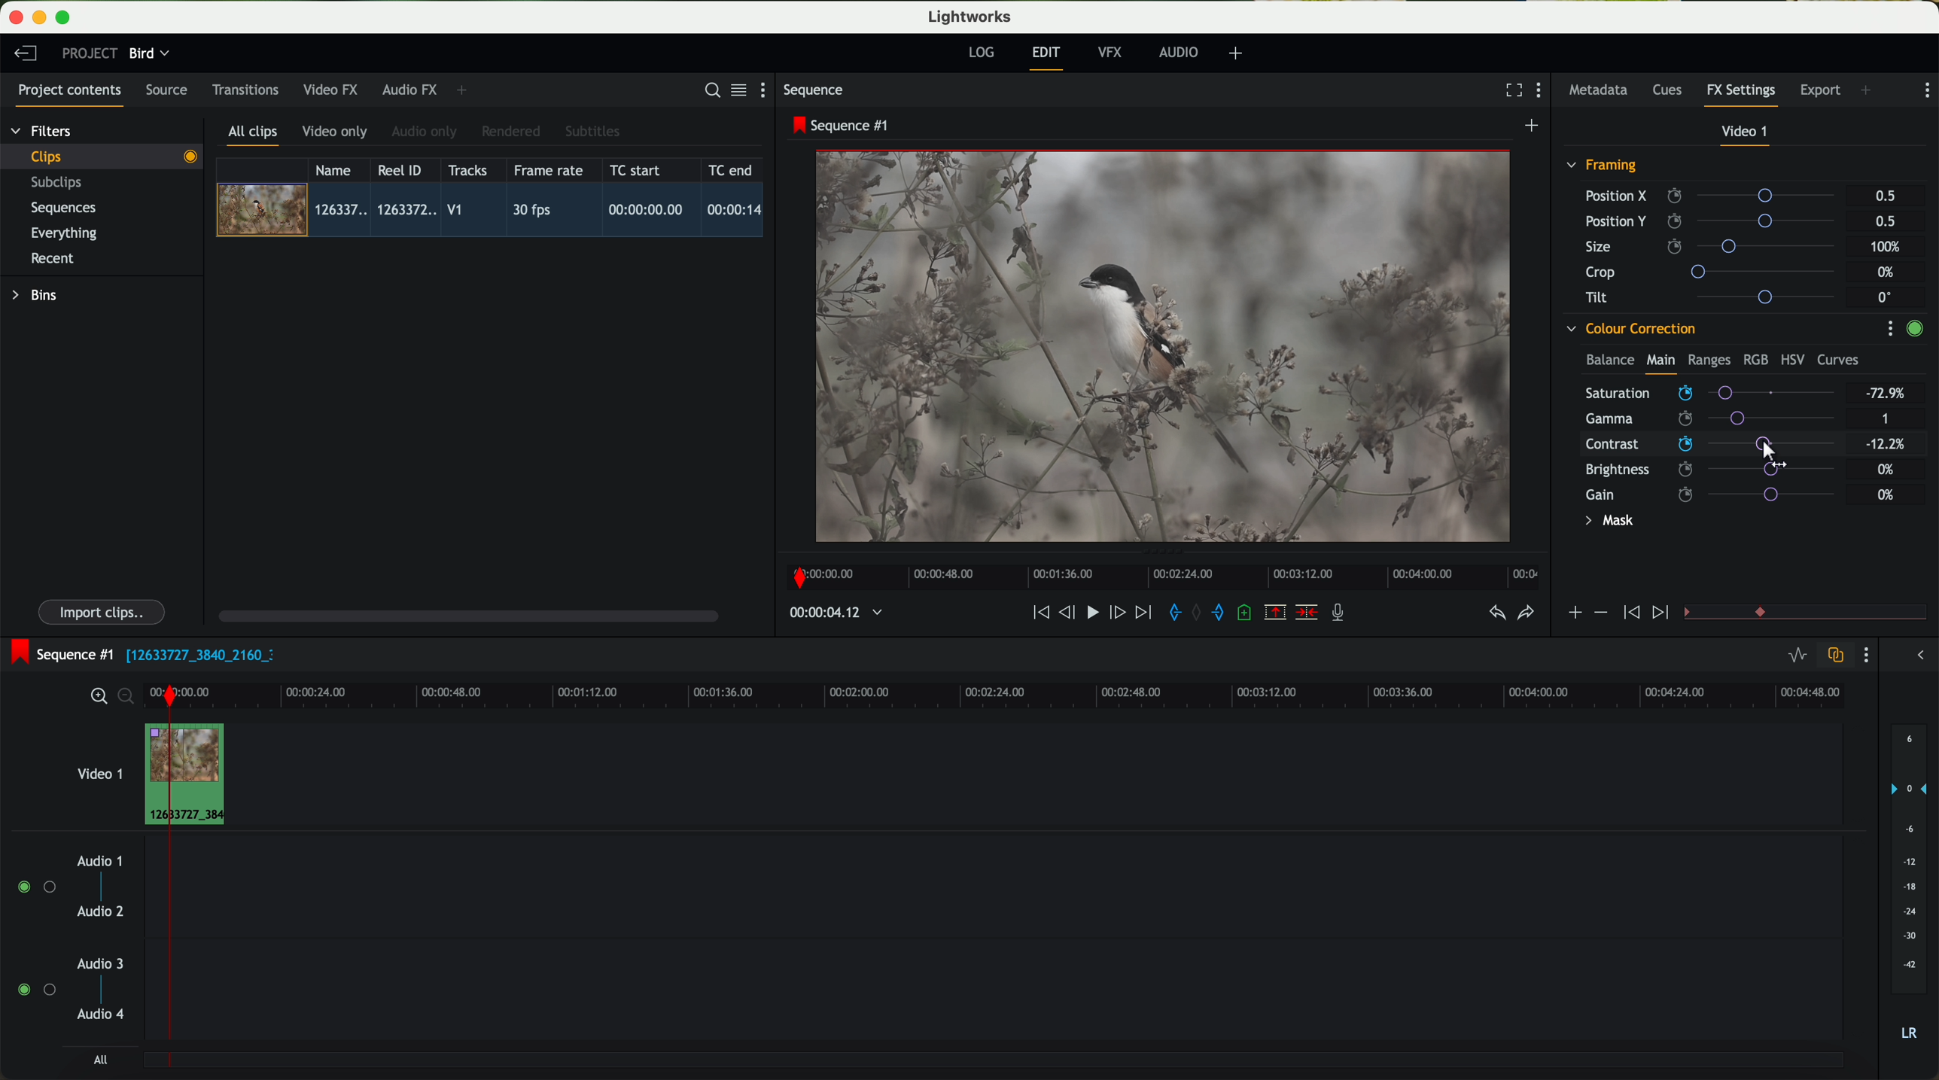  I want to click on 73.8%, so click(1886, 394).